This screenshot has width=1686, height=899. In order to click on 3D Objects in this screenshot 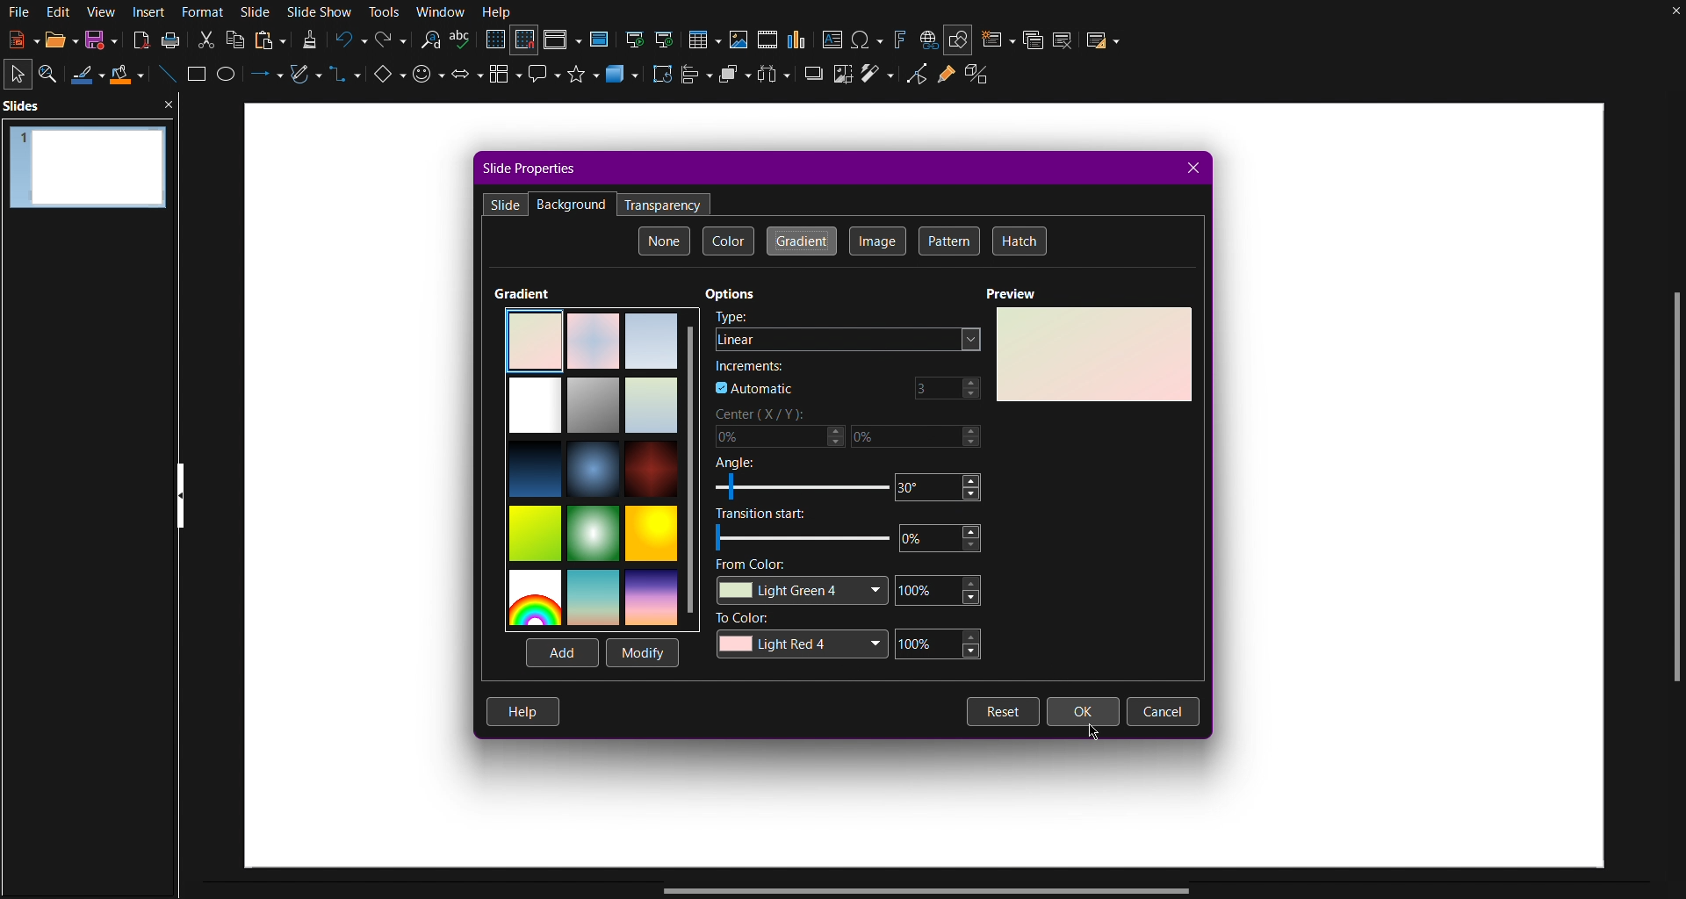, I will do `click(624, 80)`.